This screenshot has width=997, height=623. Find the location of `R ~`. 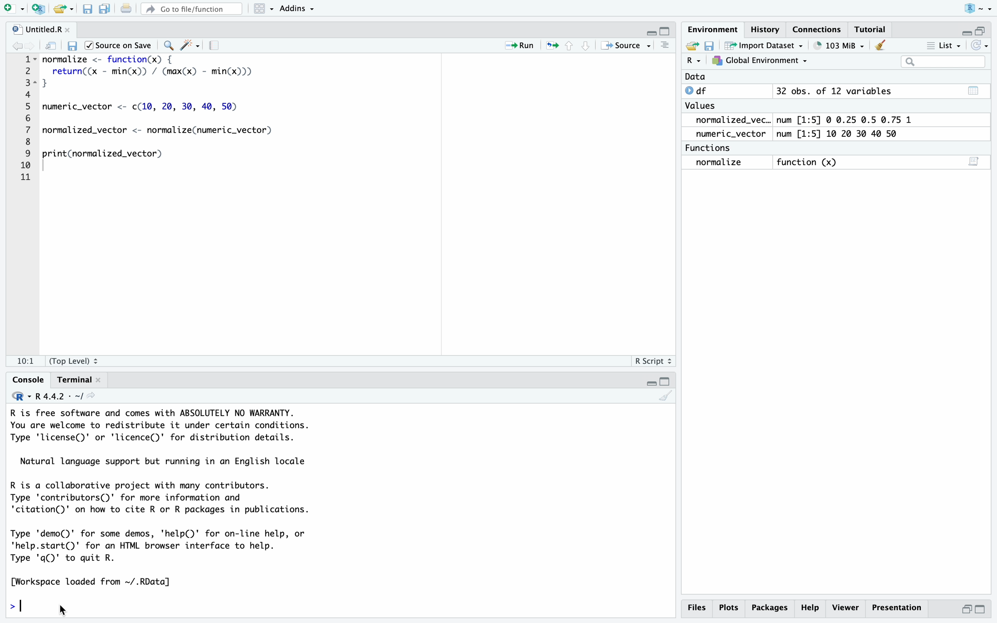

R ~ is located at coordinates (976, 9).